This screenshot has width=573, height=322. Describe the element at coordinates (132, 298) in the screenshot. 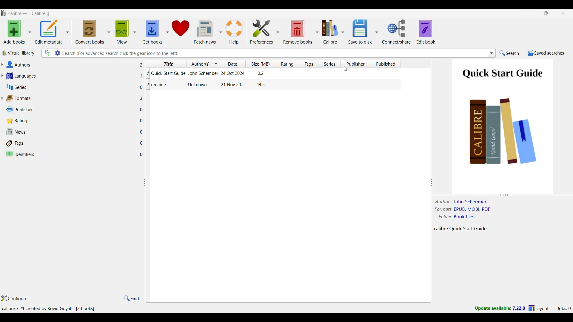

I see `Find` at that location.